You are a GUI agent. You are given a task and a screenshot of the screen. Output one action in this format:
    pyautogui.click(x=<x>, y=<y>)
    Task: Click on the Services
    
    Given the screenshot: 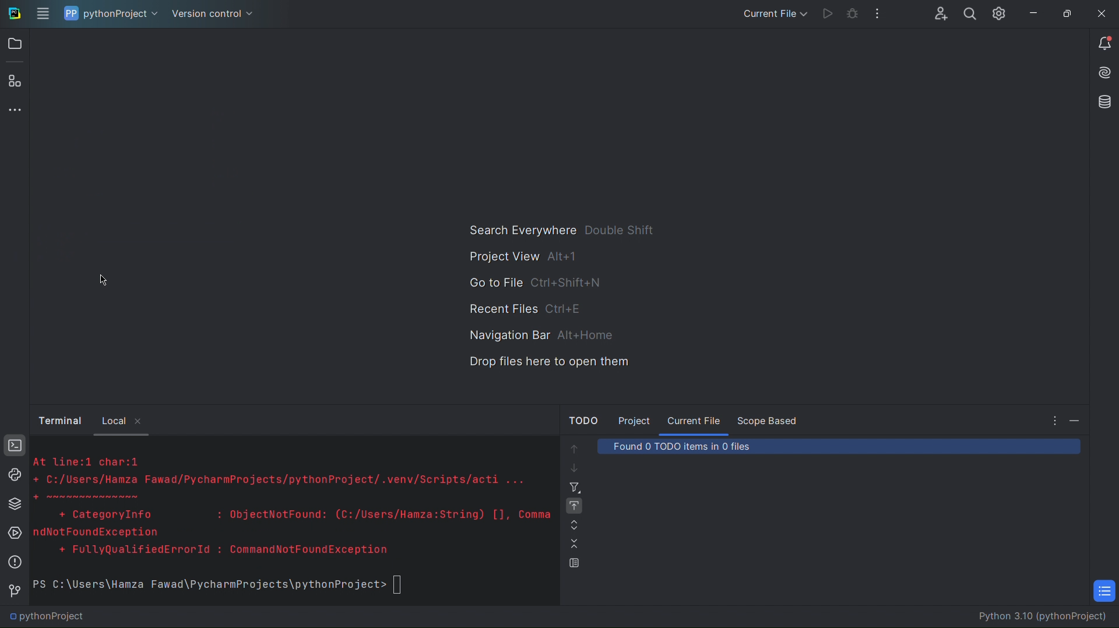 What is the action you would take?
    pyautogui.click(x=15, y=535)
    